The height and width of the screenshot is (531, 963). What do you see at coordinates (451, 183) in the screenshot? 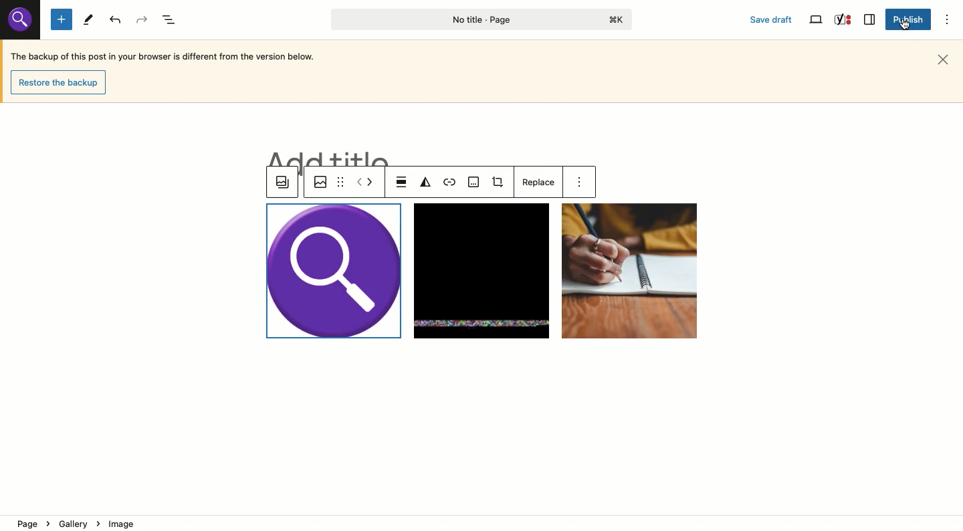
I see `Link` at bounding box center [451, 183].